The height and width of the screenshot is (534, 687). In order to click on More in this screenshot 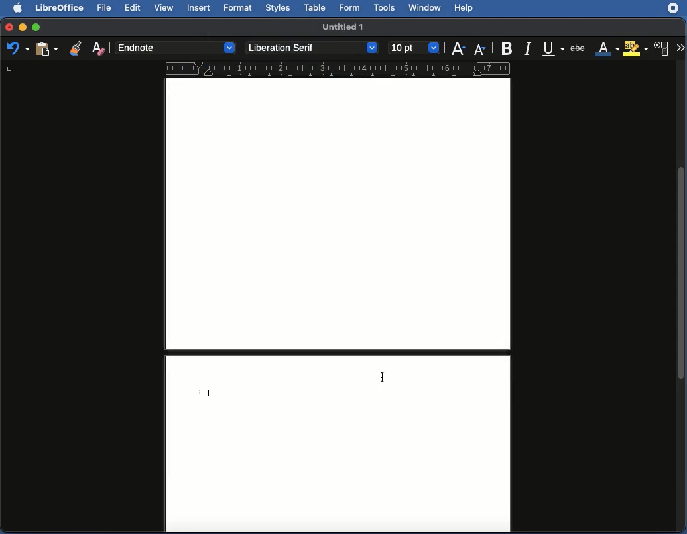, I will do `click(680, 48)`.